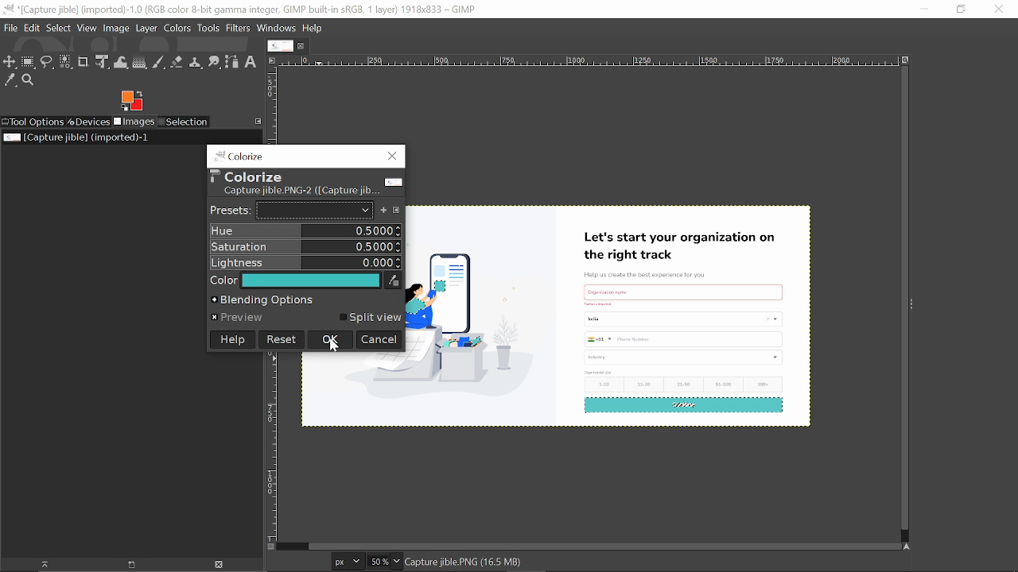 The height and width of the screenshot is (572, 1018). I want to click on Eraser tool, so click(177, 62).